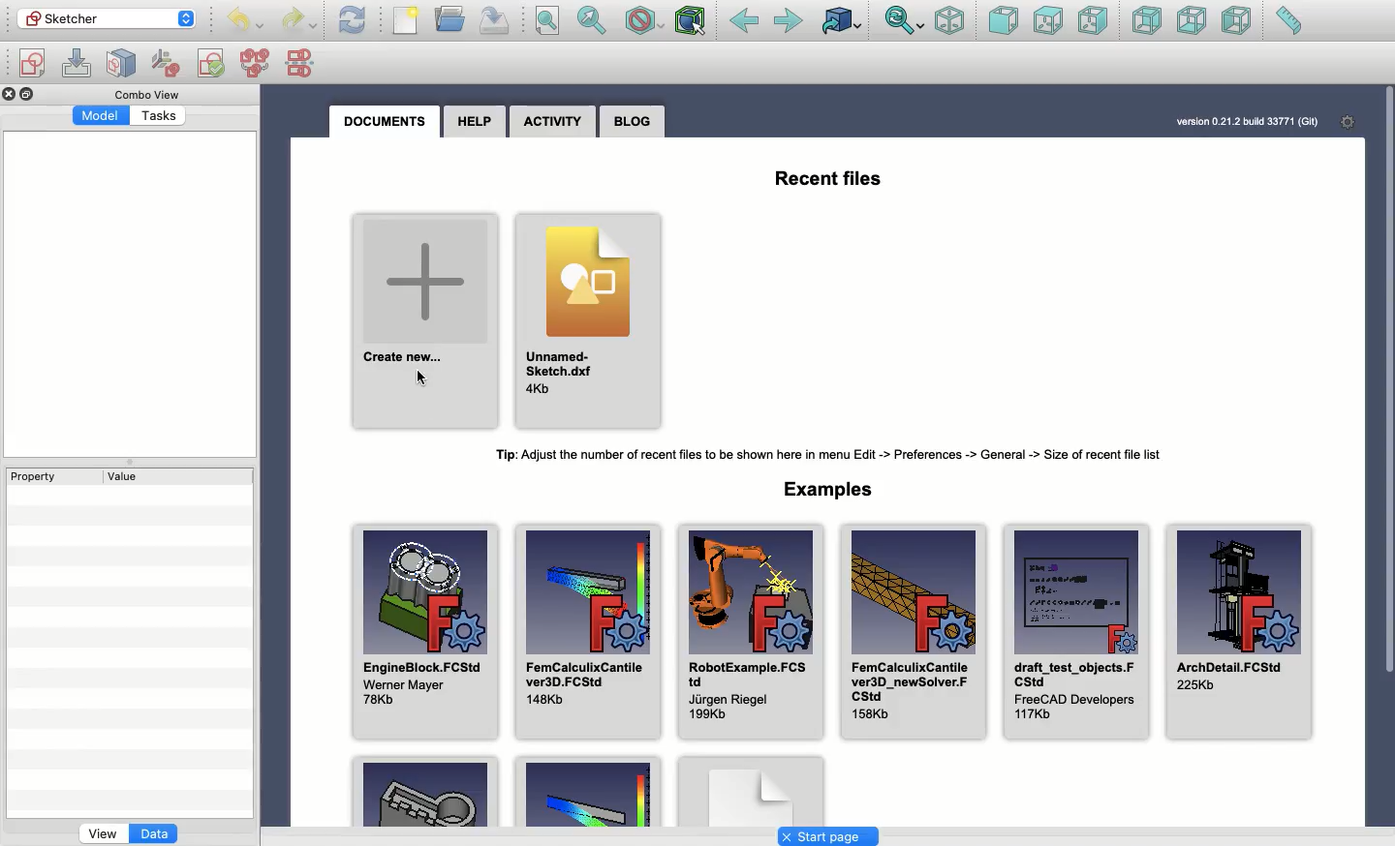 The height and width of the screenshot is (846, 1395). What do you see at coordinates (693, 20) in the screenshot?
I see `Bounding box` at bounding box center [693, 20].